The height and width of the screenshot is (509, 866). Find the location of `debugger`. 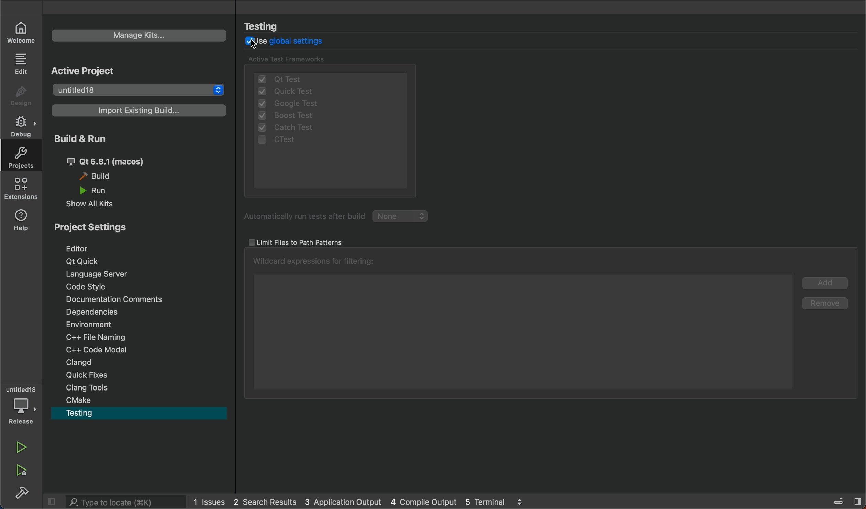

debugger is located at coordinates (22, 405).